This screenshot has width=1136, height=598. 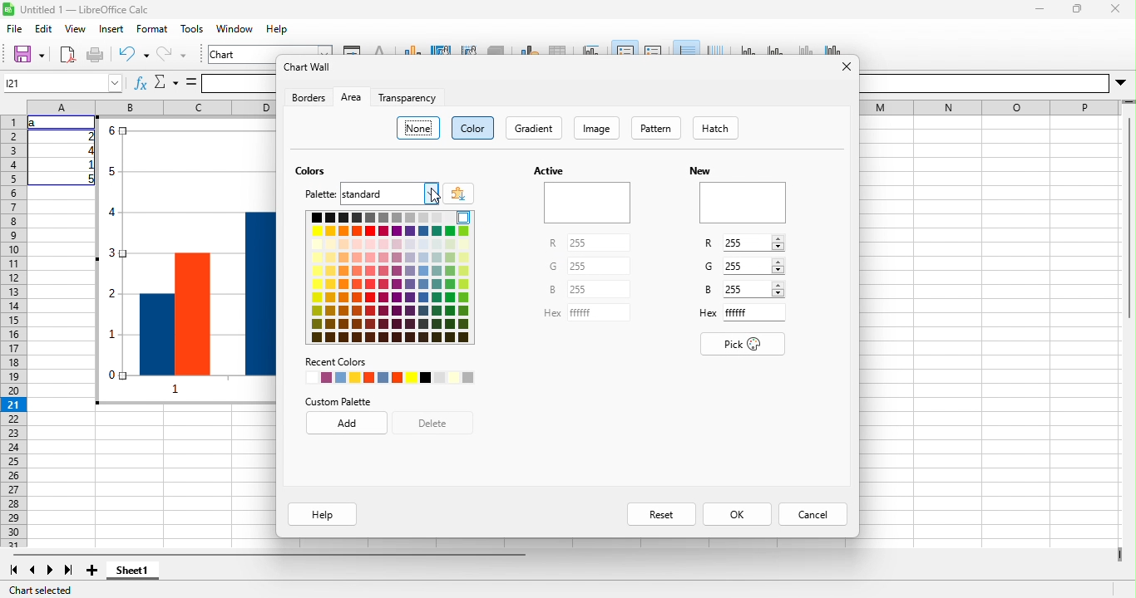 What do you see at coordinates (552, 313) in the screenshot?
I see `Hex` at bounding box center [552, 313].